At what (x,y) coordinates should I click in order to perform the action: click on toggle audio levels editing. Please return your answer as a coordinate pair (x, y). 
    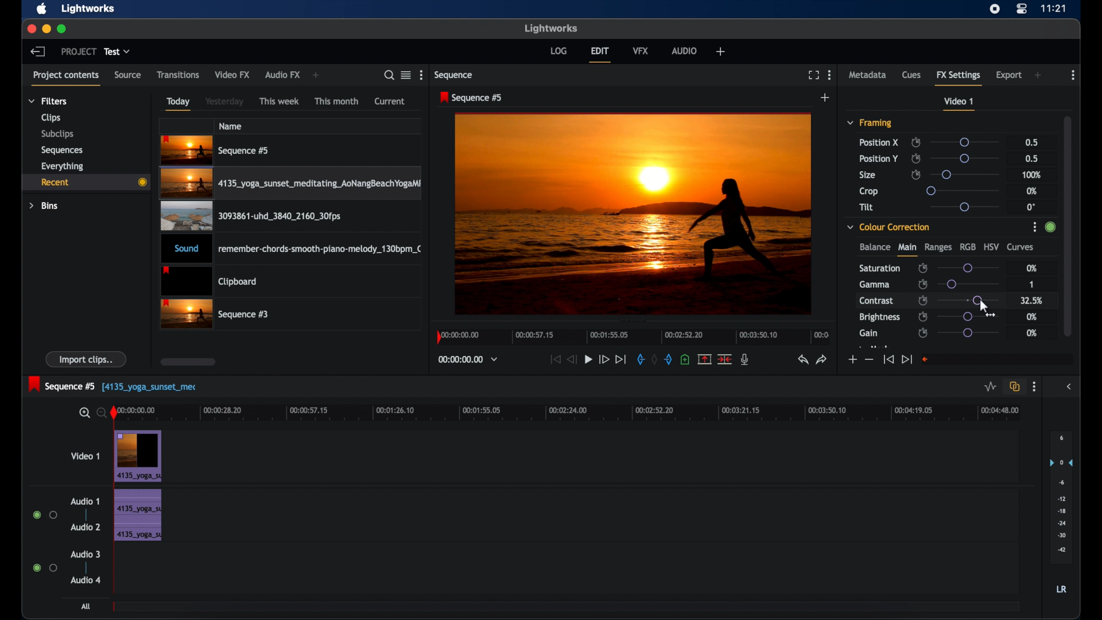
    Looking at the image, I should click on (991, 387).